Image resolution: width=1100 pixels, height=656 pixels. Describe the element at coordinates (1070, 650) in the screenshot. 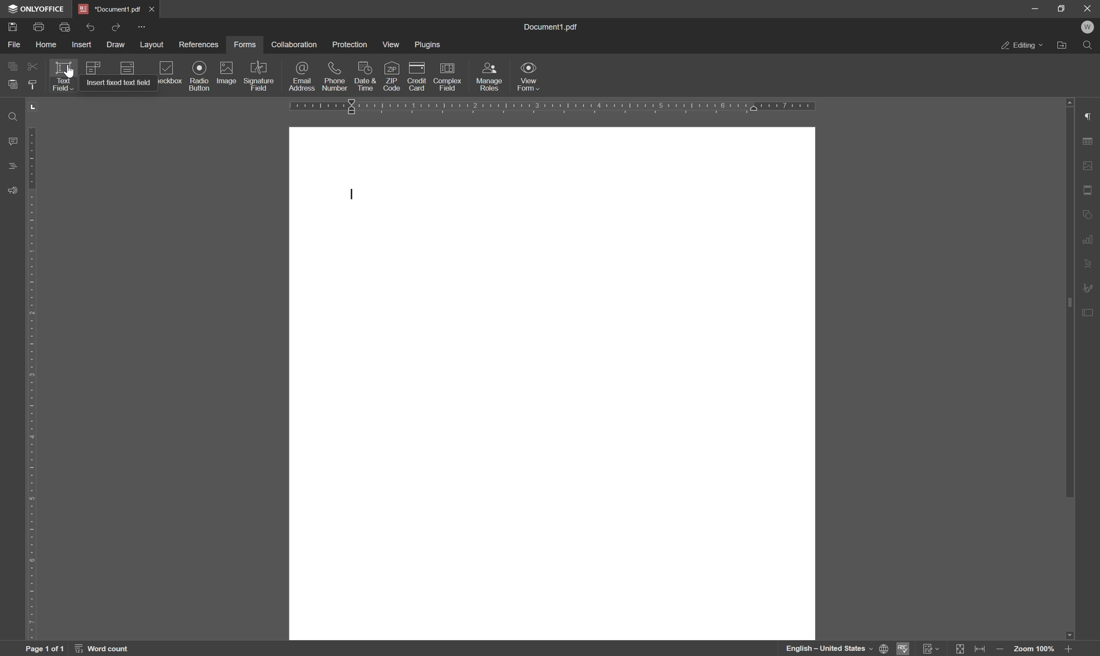

I see `zoom in` at that location.